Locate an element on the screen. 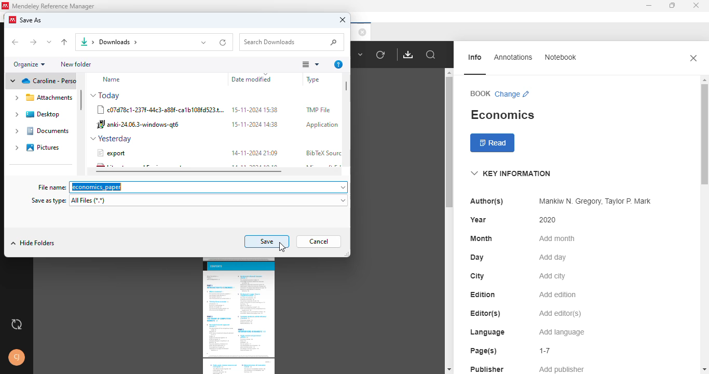 This screenshot has width=709, height=374. download is located at coordinates (408, 54).